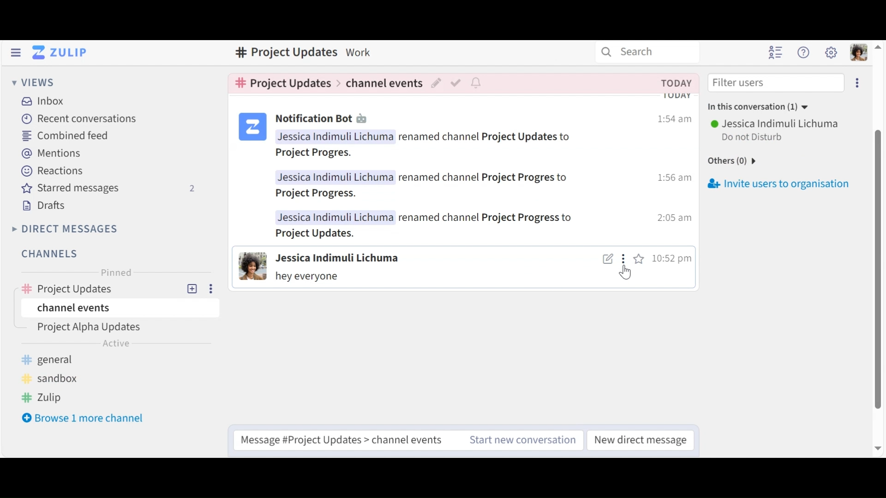 The width and height of the screenshot is (886, 498). What do you see at coordinates (46, 206) in the screenshot?
I see `Drafts` at bounding box center [46, 206].